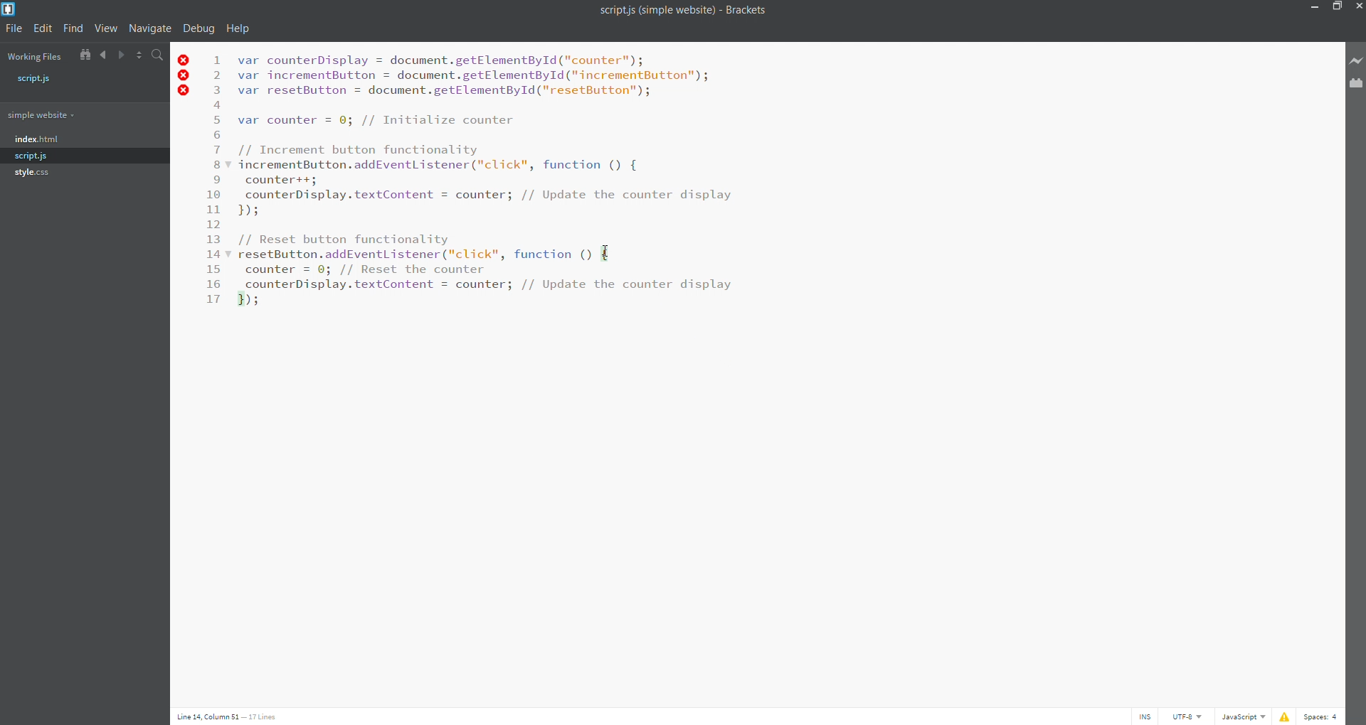  Describe the element at coordinates (76, 115) in the screenshot. I see `folder name` at that location.